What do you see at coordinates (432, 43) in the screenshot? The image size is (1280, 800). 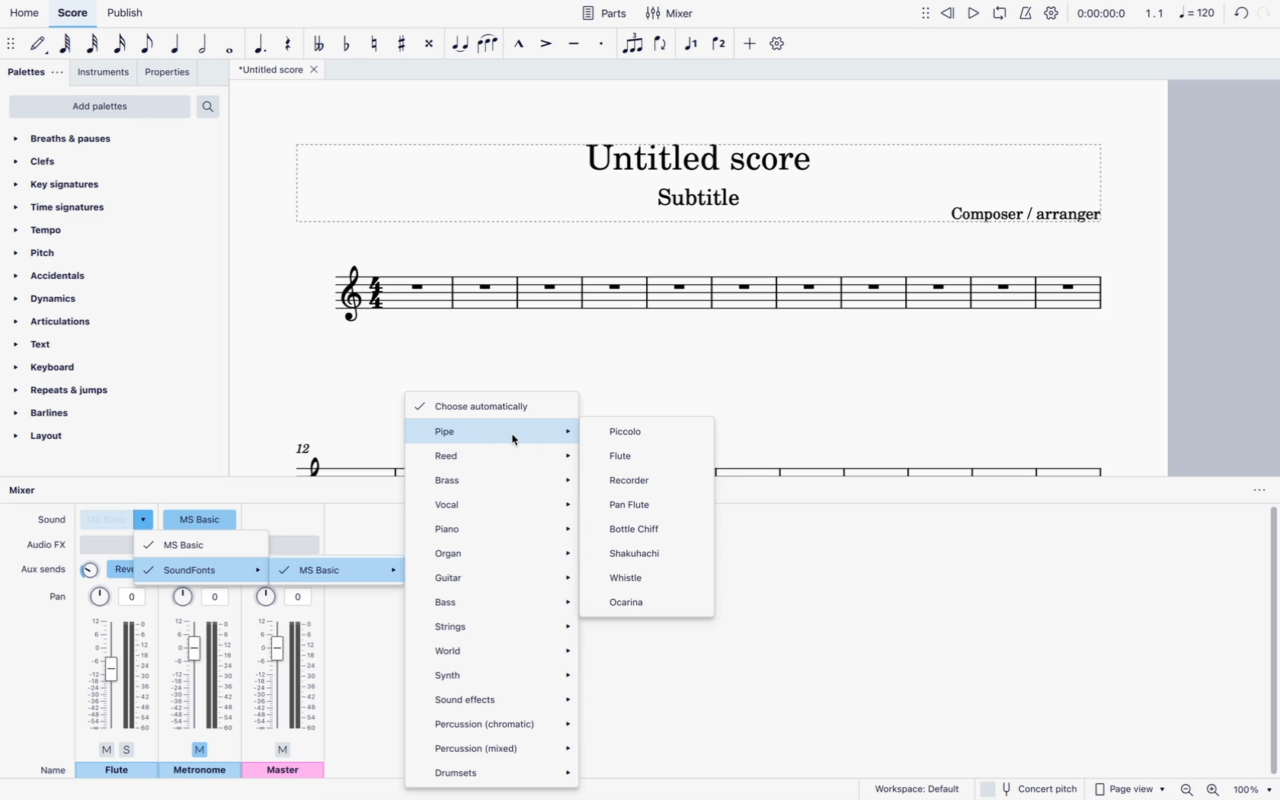 I see `toggle double sharp` at bounding box center [432, 43].